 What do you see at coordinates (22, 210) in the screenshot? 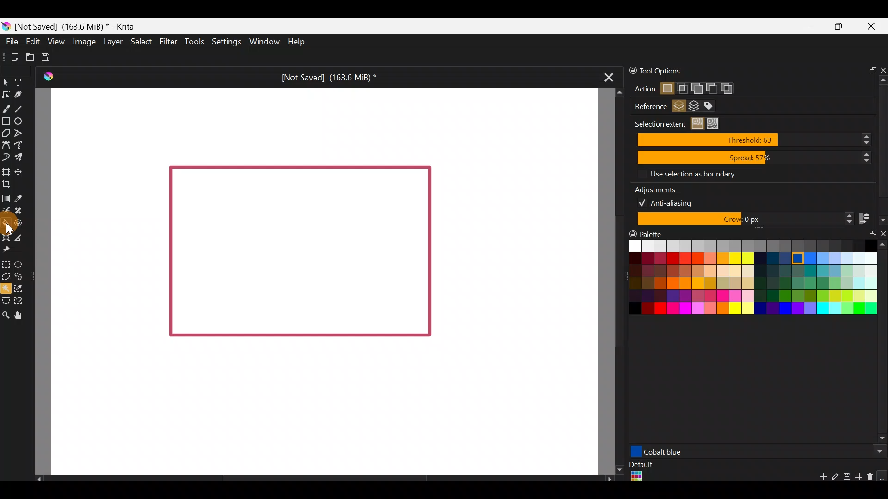
I see `Smart patch tool` at bounding box center [22, 210].